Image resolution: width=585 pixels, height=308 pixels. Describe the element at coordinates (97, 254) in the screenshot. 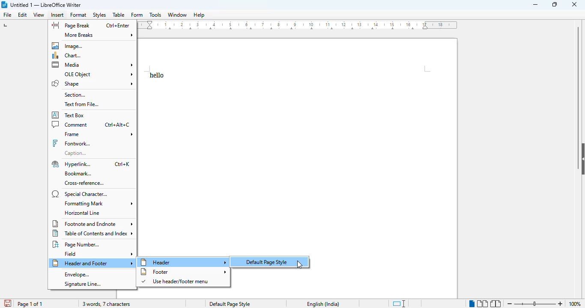

I see `field` at that location.